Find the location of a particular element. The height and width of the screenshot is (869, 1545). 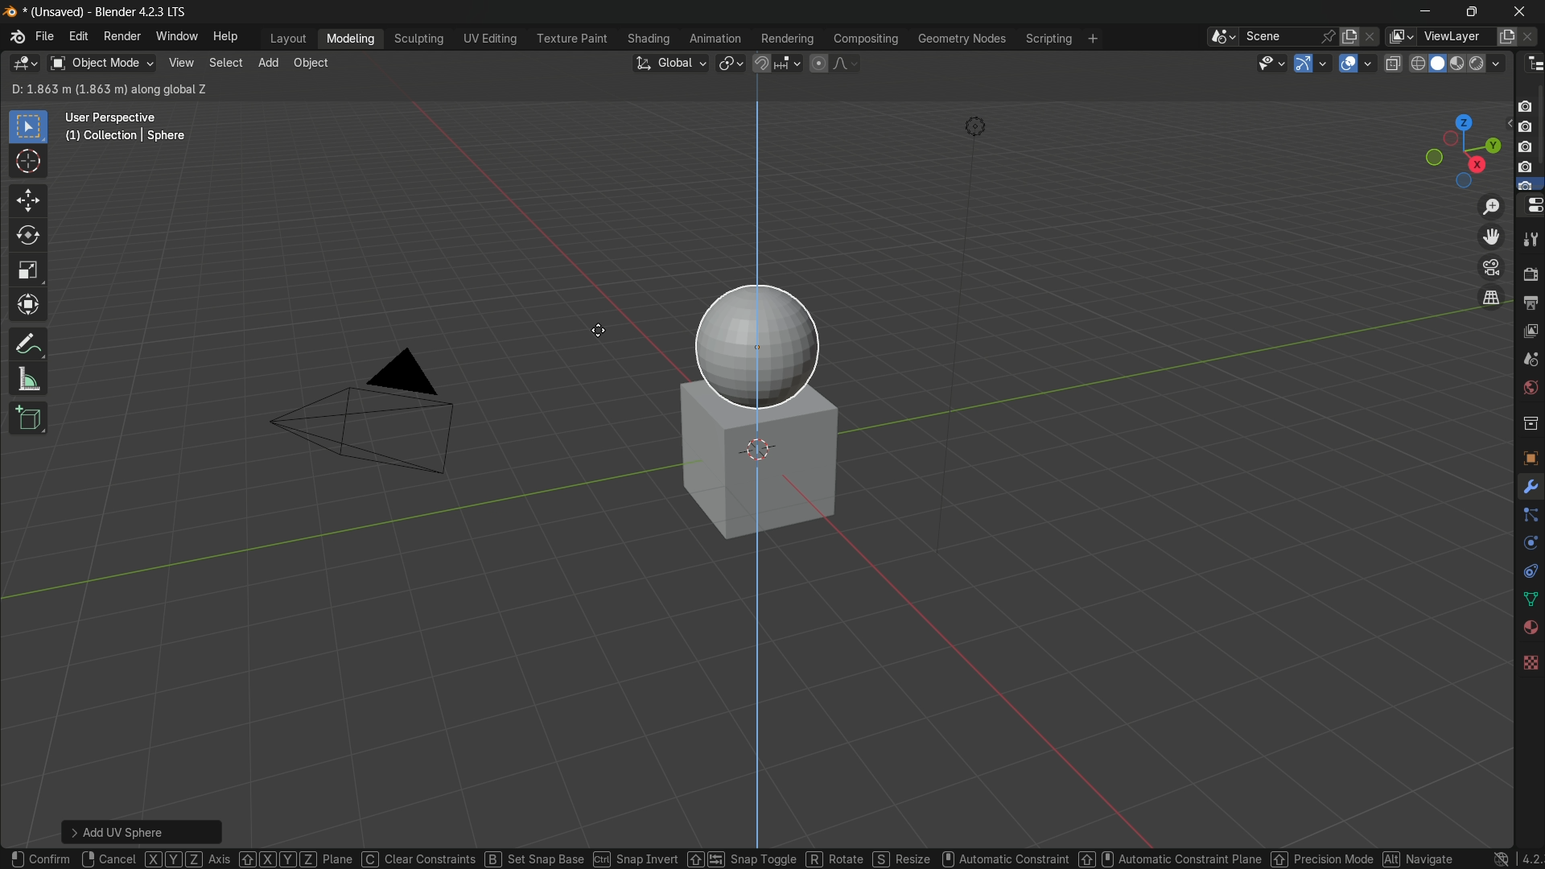

switch the current view is located at coordinates (1490, 297).